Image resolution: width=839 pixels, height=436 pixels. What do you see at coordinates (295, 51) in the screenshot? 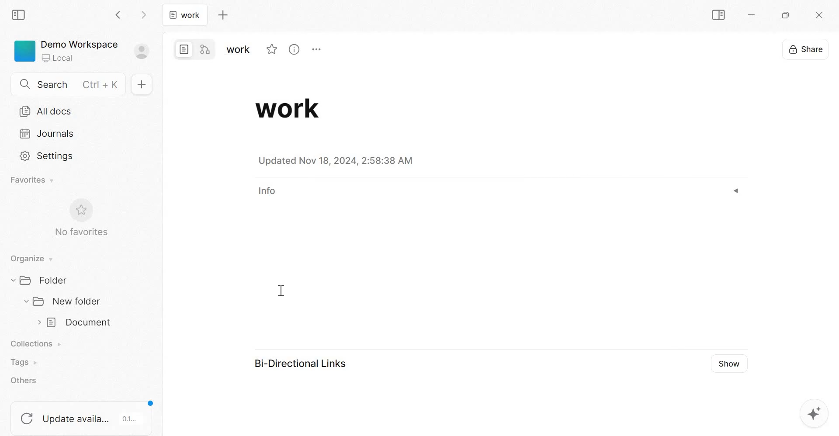
I see `view info` at bounding box center [295, 51].